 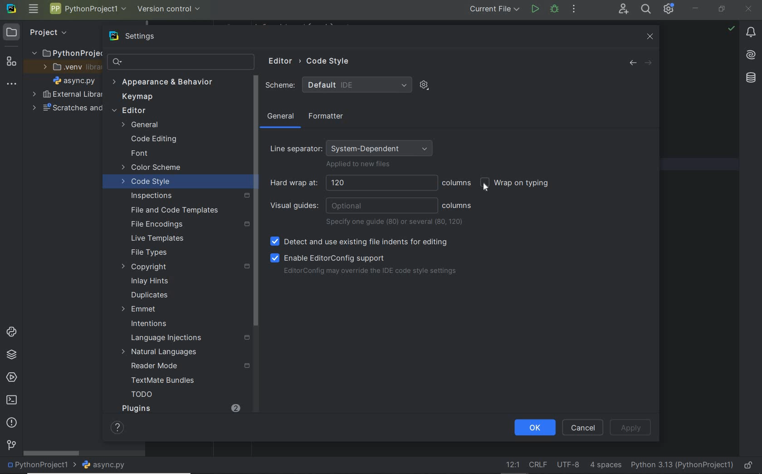 What do you see at coordinates (11, 423) in the screenshot?
I see `problems` at bounding box center [11, 423].